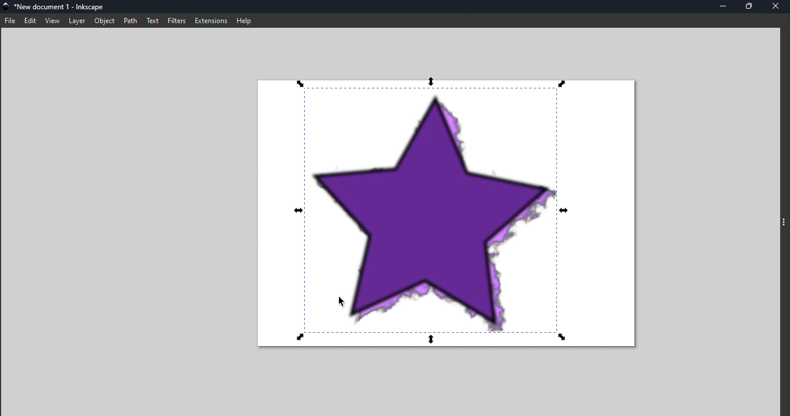 The width and height of the screenshot is (790, 416). Describe the element at coordinates (56, 7) in the screenshot. I see `File name` at that location.